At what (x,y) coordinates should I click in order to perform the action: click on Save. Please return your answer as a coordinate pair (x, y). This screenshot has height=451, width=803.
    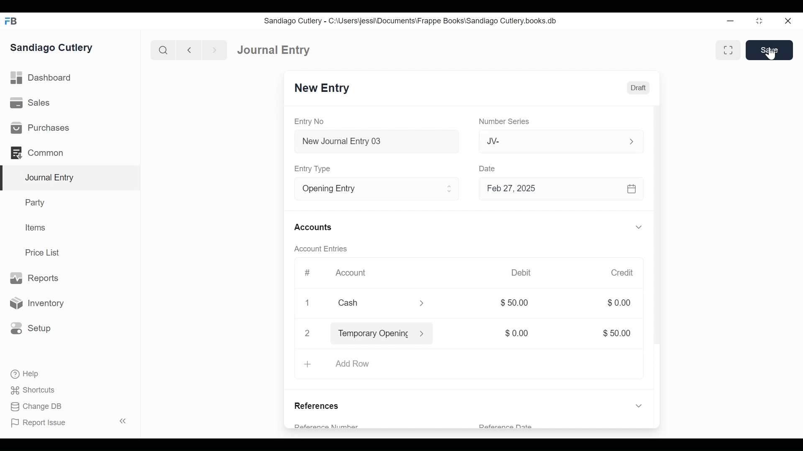
    Looking at the image, I should click on (768, 51).